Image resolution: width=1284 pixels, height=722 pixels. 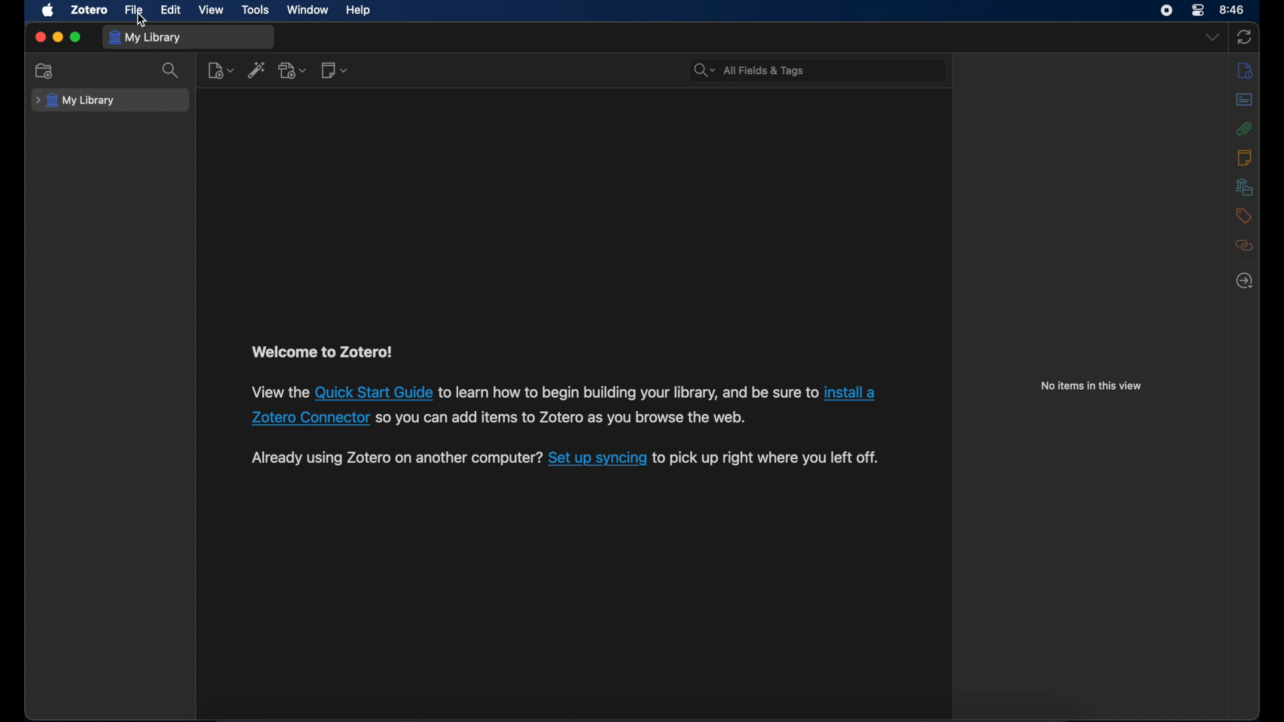 What do you see at coordinates (373, 393) in the screenshot?
I see `quick start guide link` at bounding box center [373, 393].